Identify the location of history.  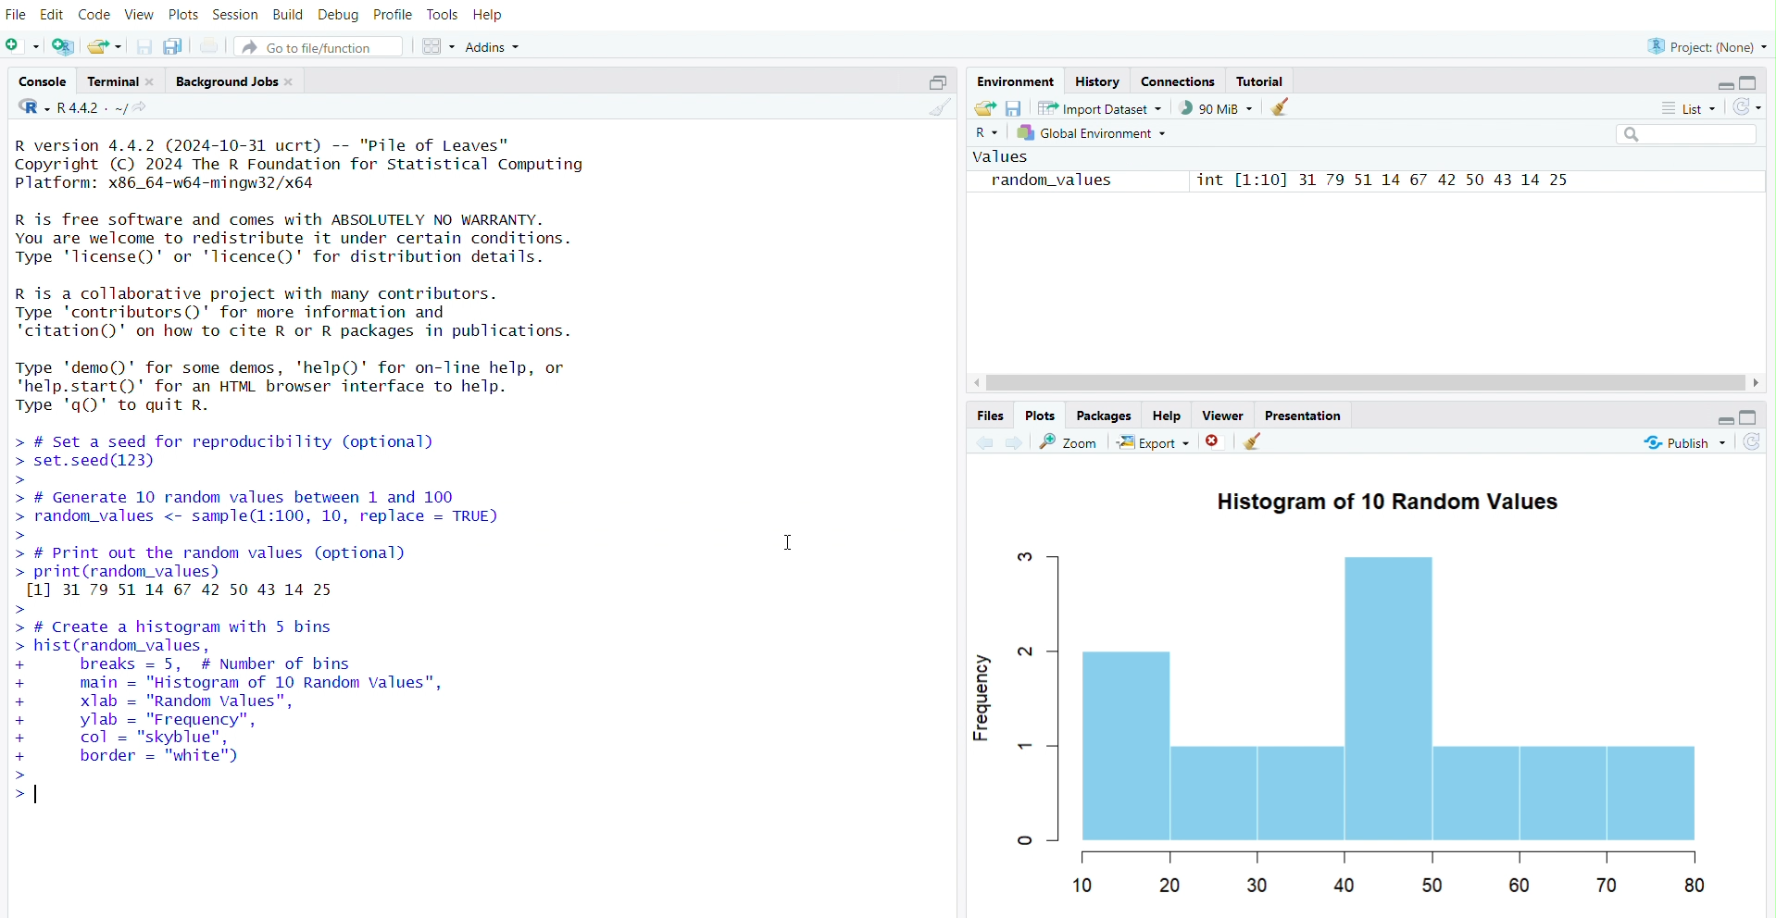
(1099, 80).